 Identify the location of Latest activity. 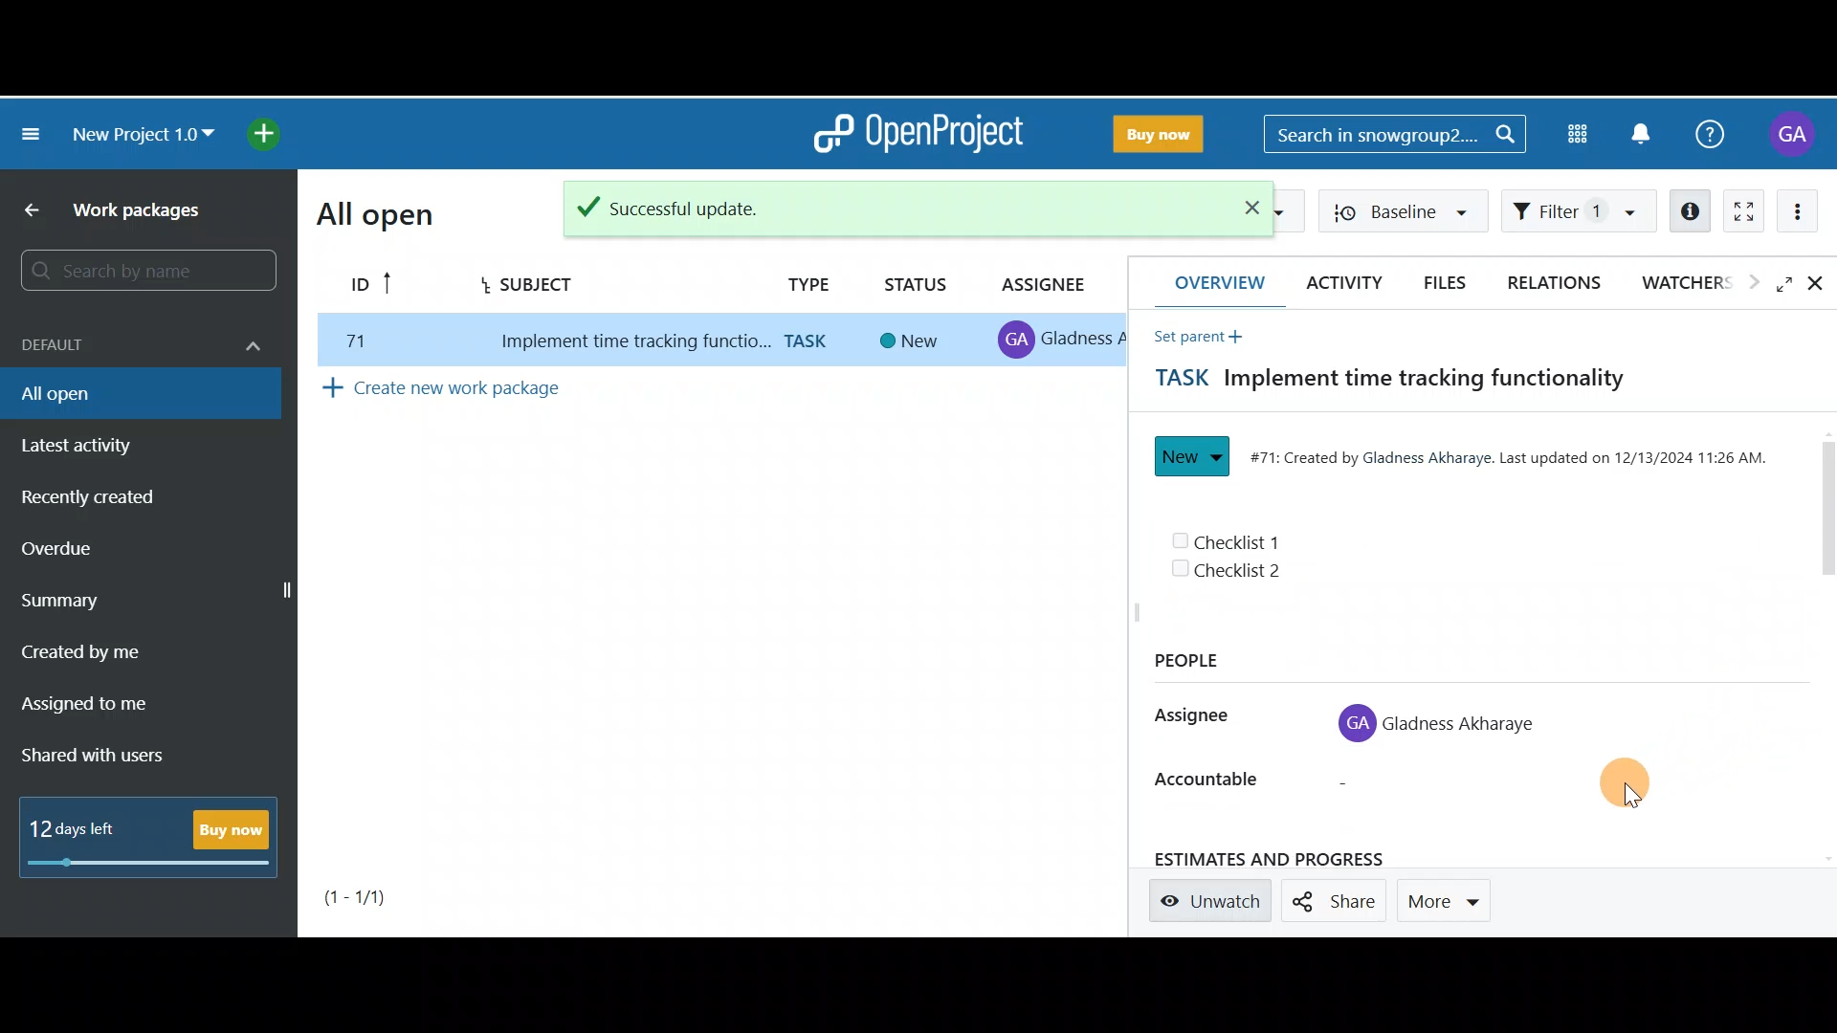
(93, 444).